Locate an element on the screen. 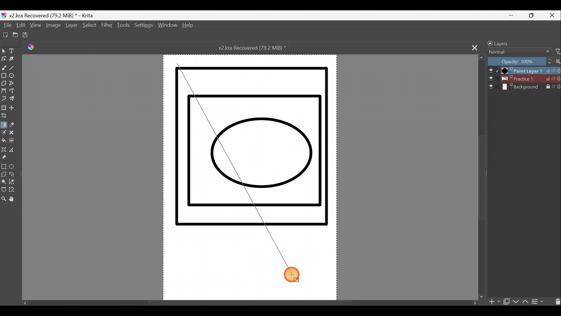 This screenshot has width=561, height=316. Transform a layer/selection is located at coordinates (4, 108).